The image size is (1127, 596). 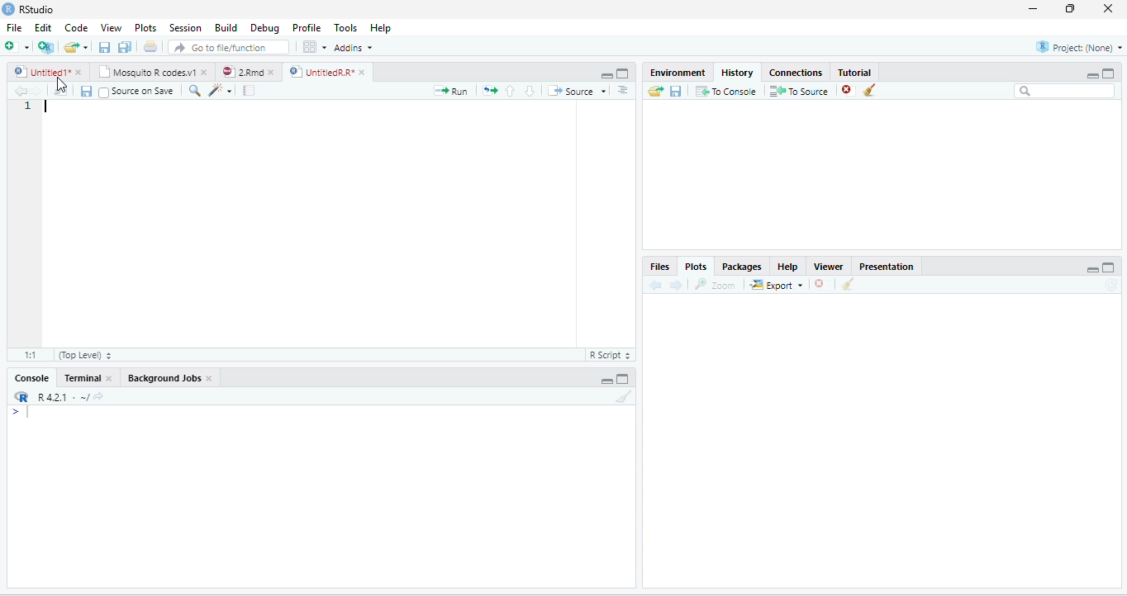 I want to click on close, so click(x=203, y=72).